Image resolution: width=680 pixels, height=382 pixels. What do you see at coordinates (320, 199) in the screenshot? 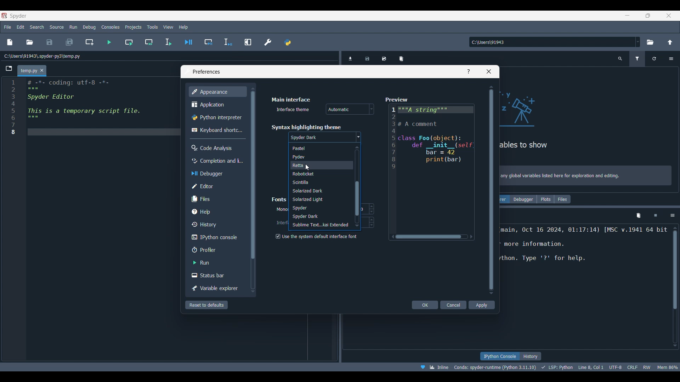
I see `solarized light` at bounding box center [320, 199].